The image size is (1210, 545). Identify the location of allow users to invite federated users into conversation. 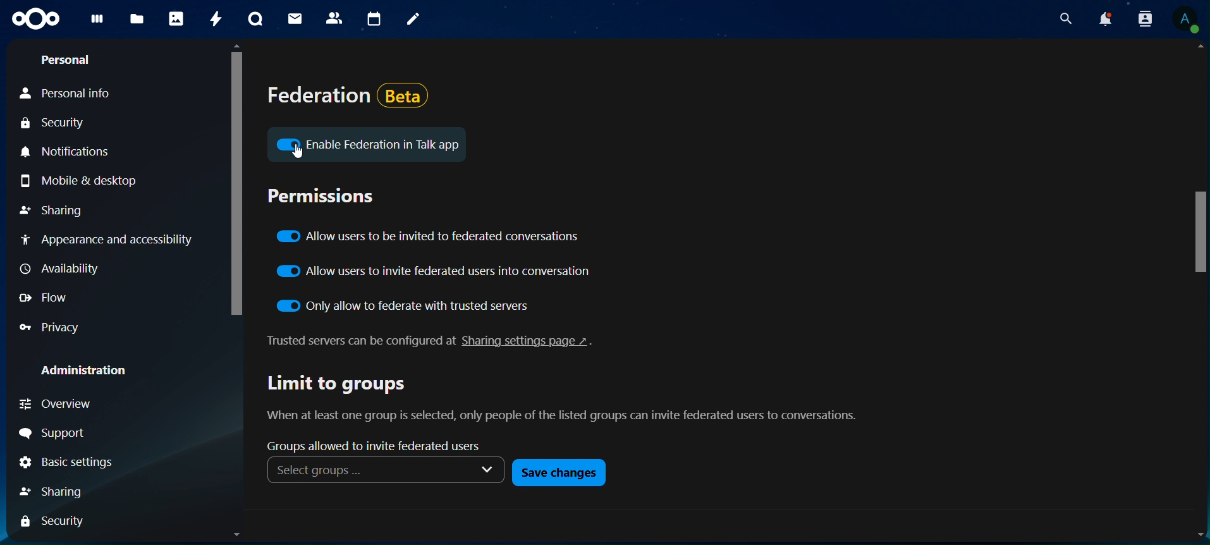
(433, 272).